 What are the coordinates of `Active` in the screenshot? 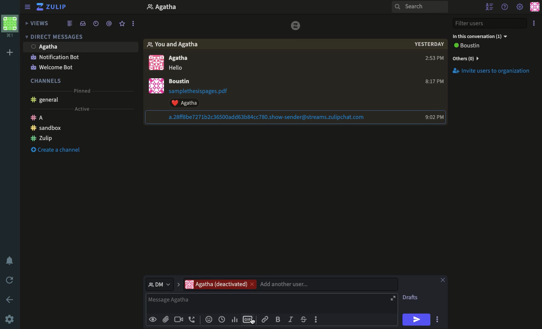 It's located at (86, 110).